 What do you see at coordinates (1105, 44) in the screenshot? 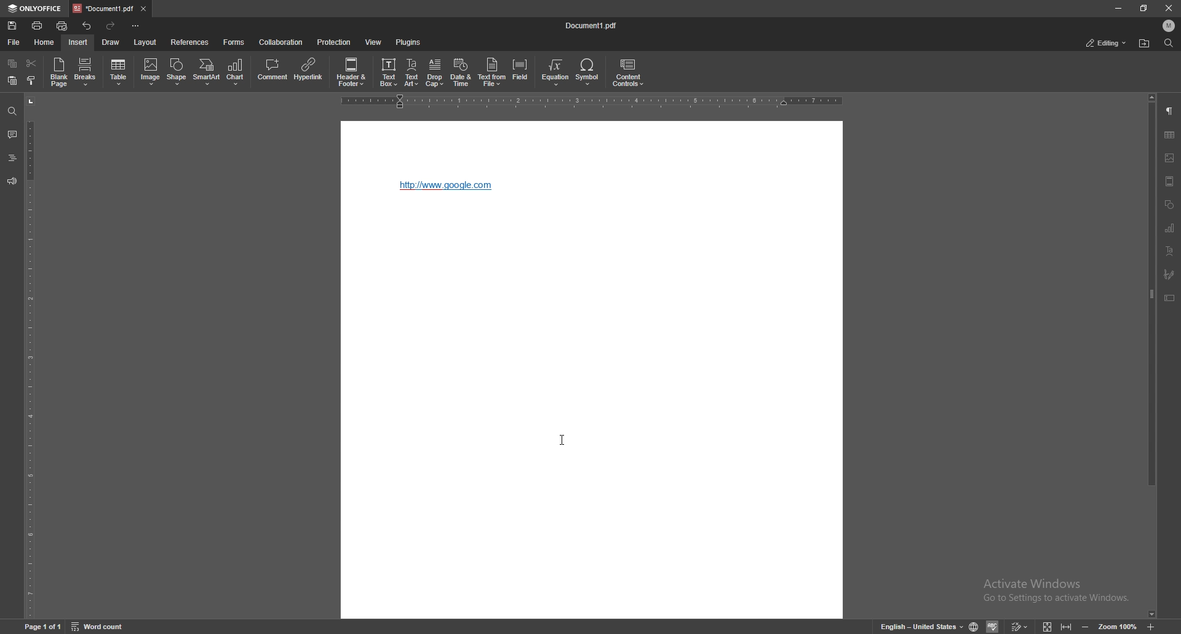
I see `editing` at bounding box center [1105, 44].